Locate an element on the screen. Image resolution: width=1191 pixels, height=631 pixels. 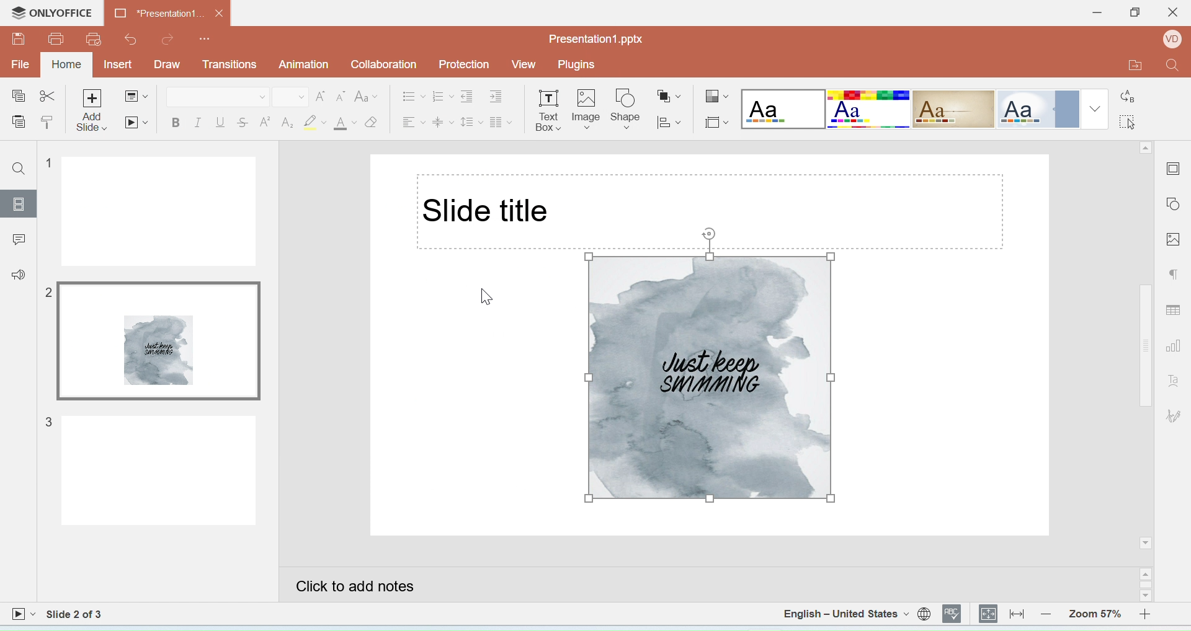
Basic is located at coordinates (869, 109).